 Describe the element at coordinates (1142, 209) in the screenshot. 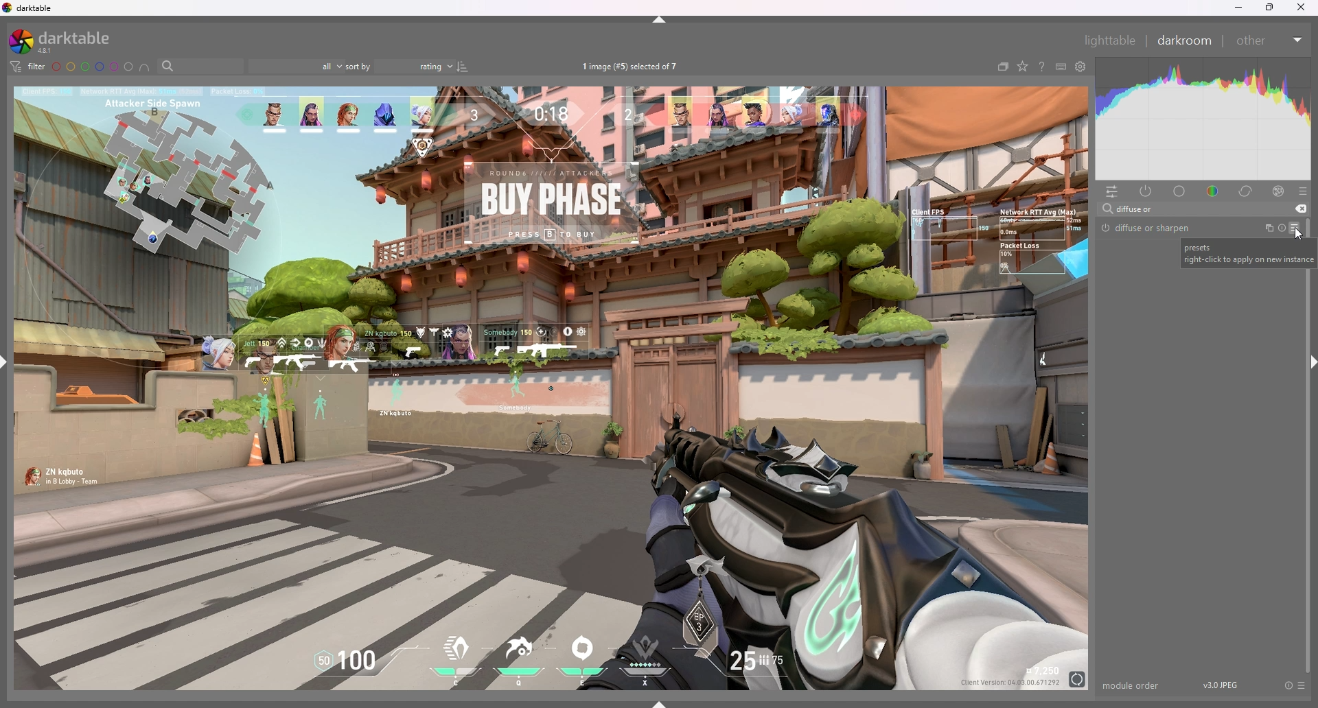

I see `input` at that location.